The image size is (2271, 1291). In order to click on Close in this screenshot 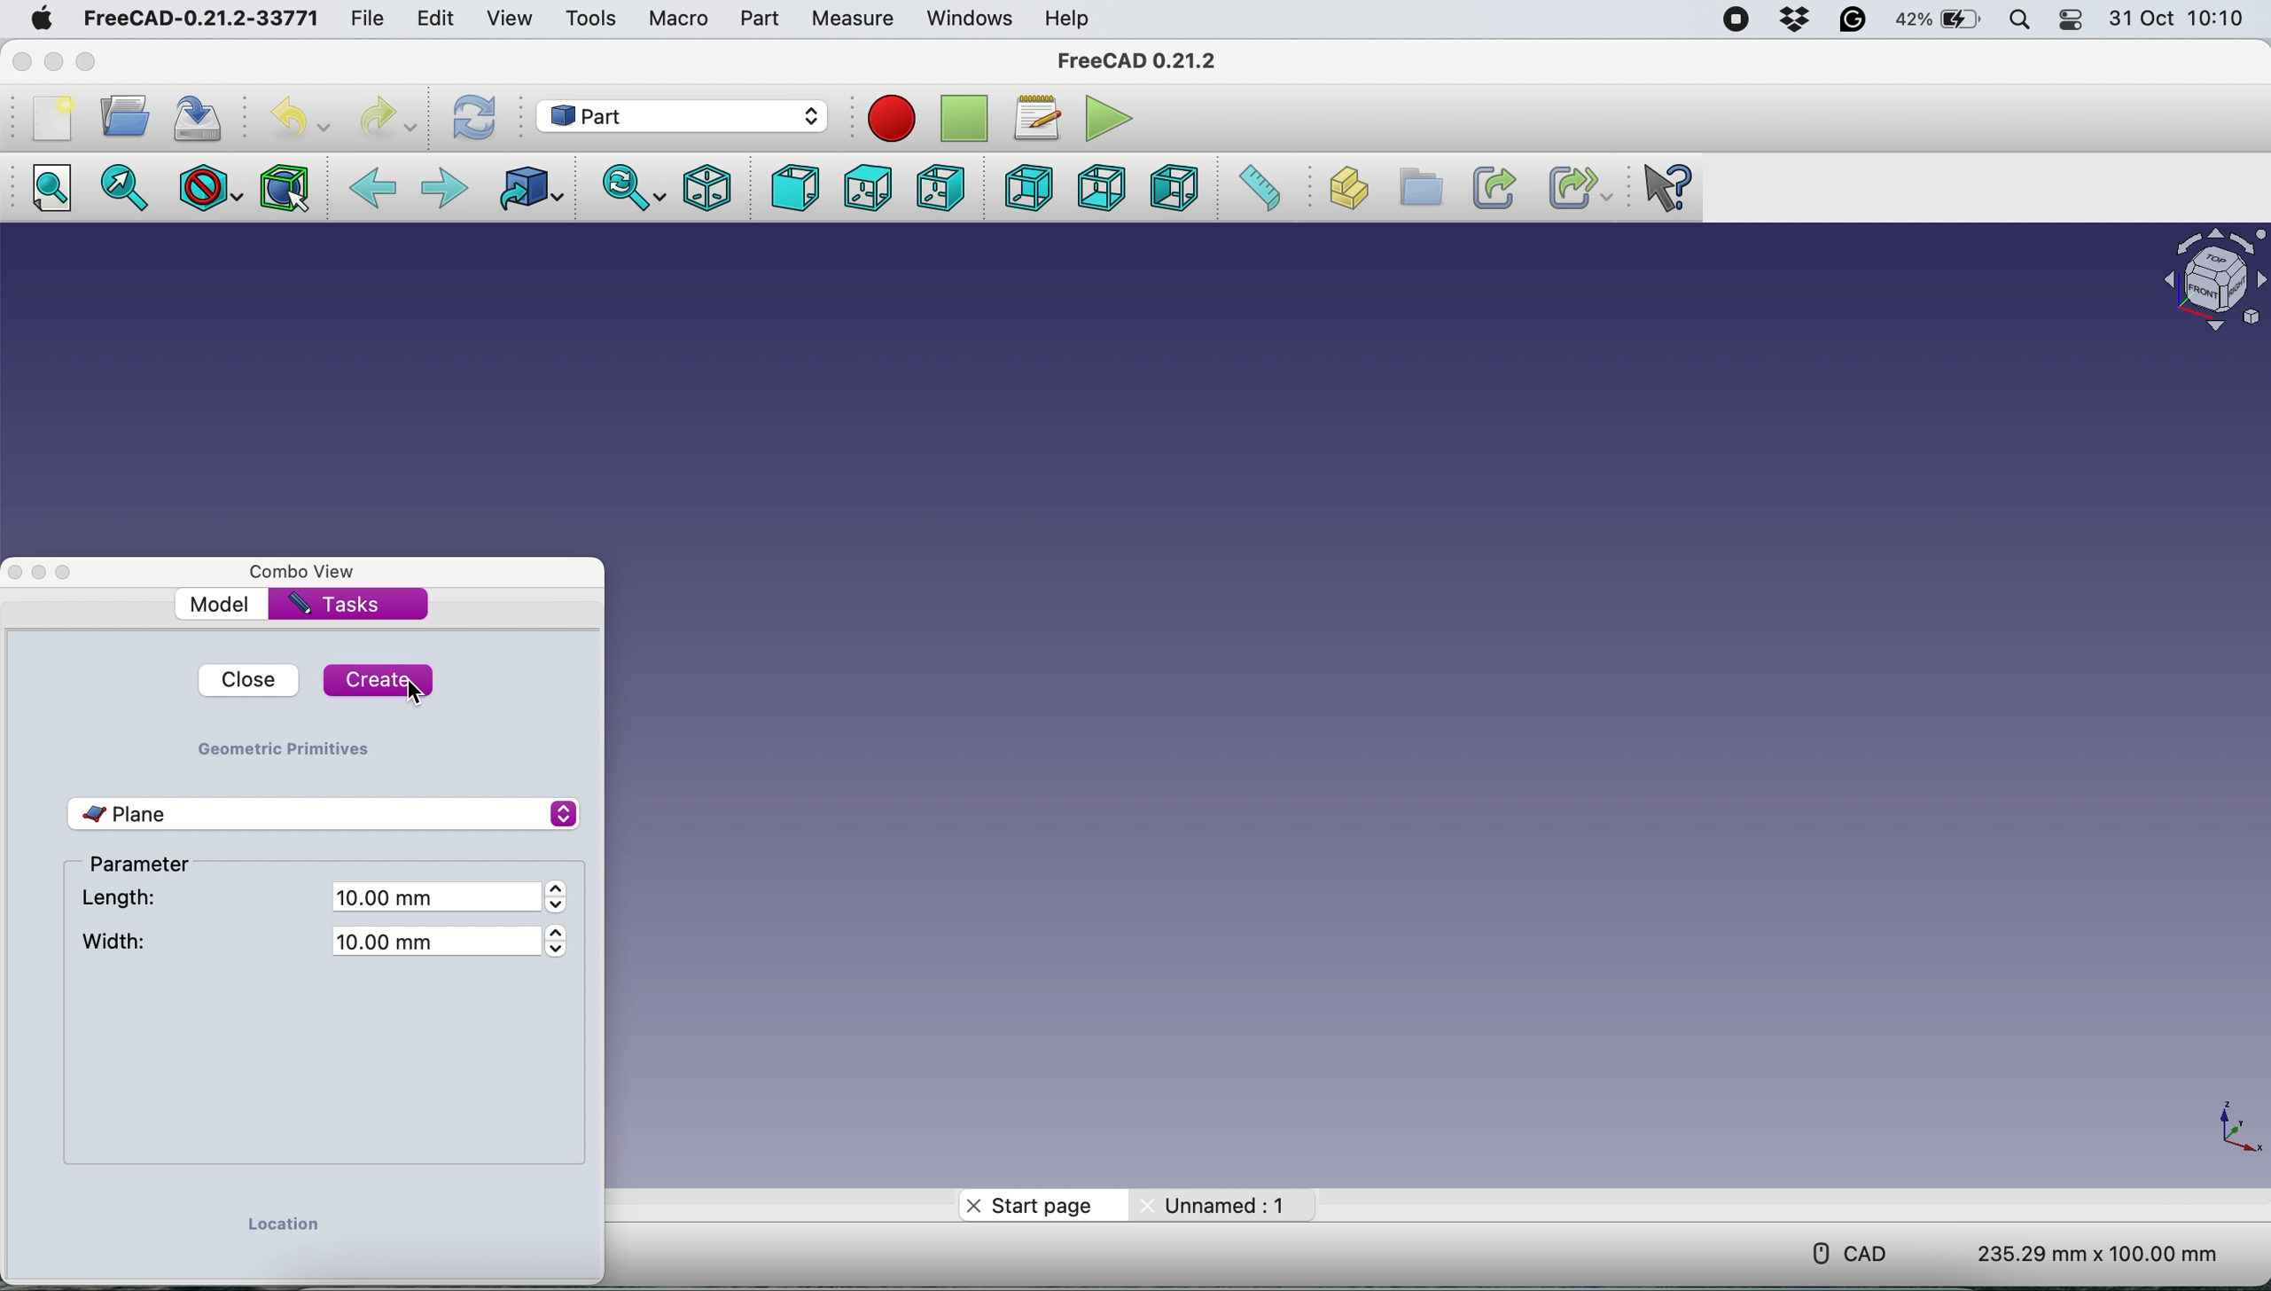, I will do `click(238, 680)`.